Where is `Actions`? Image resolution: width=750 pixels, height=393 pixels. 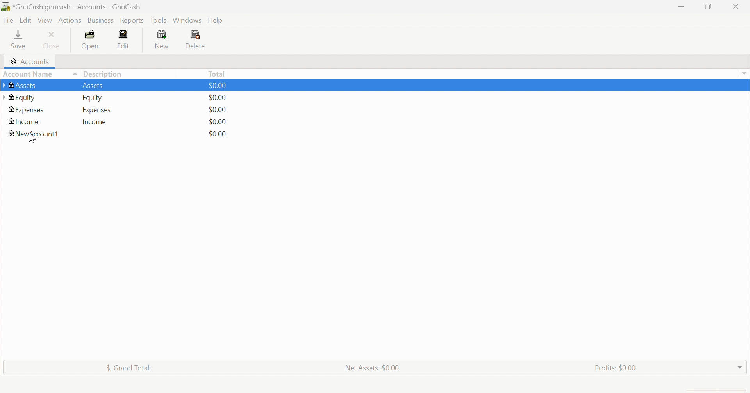 Actions is located at coordinates (70, 20).